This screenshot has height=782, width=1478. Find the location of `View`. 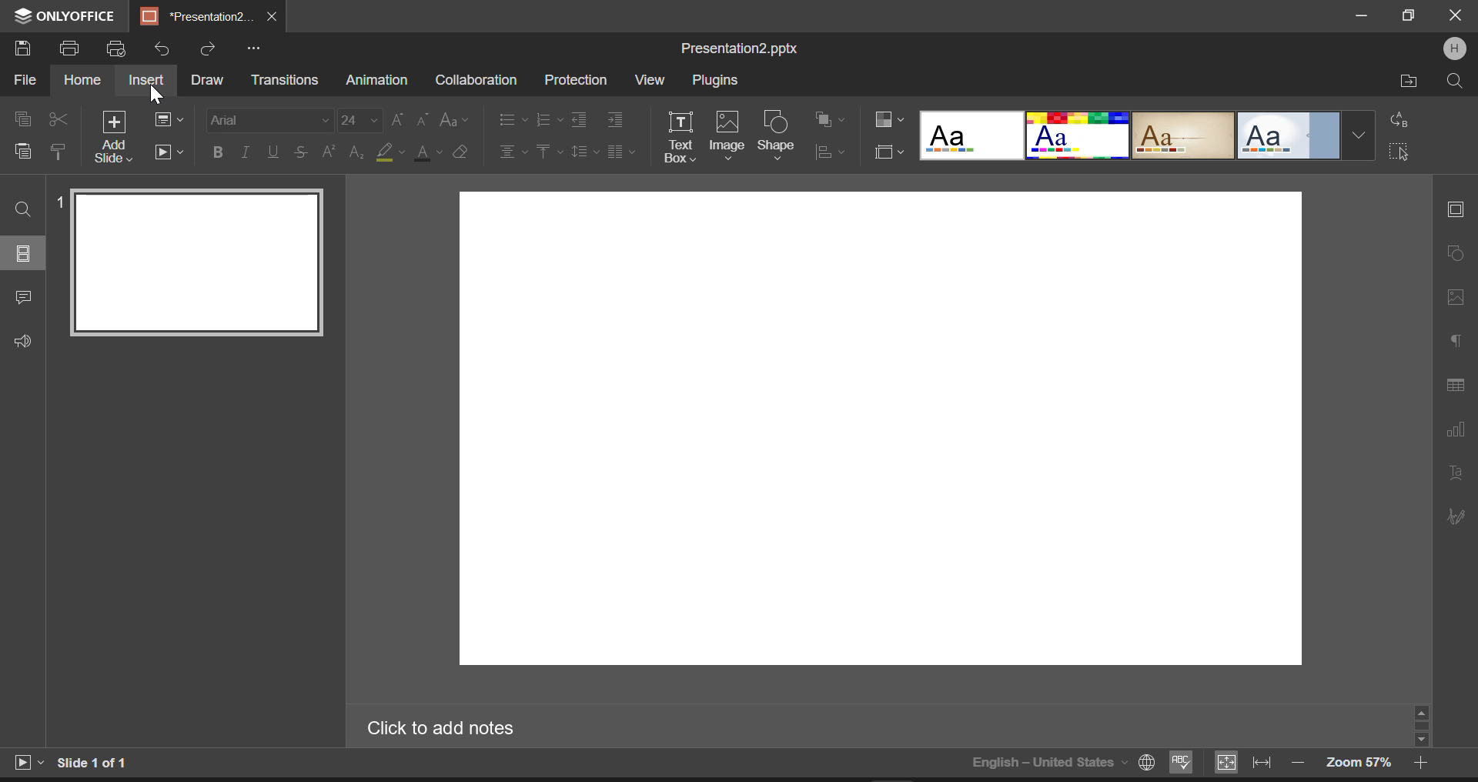

View is located at coordinates (650, 79).